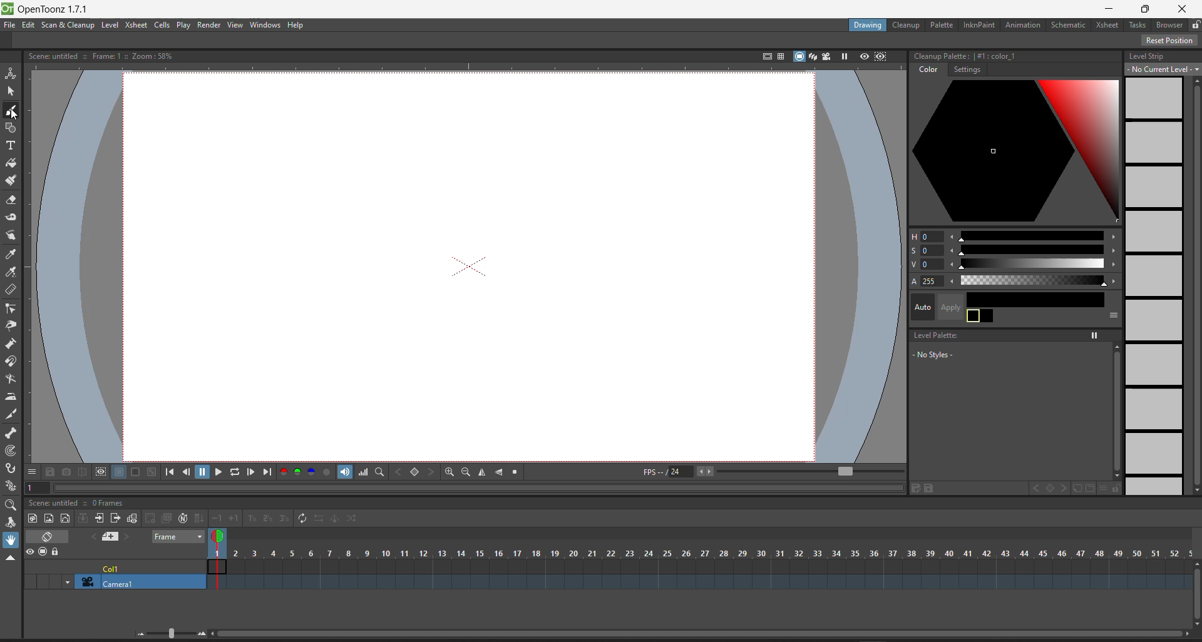 The height and width of the screenshot is (642, 1202). What do you see at coordinates (1119, 488) in the screenshot?
I see `lock palette` at bounding box center [1119, 488].